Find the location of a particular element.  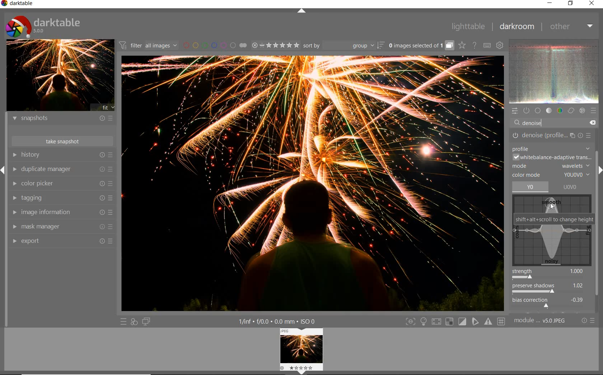

SHIFT+ALT+SCROLL TO CHANGE HEIGHT is located at coordinates (554, 219).